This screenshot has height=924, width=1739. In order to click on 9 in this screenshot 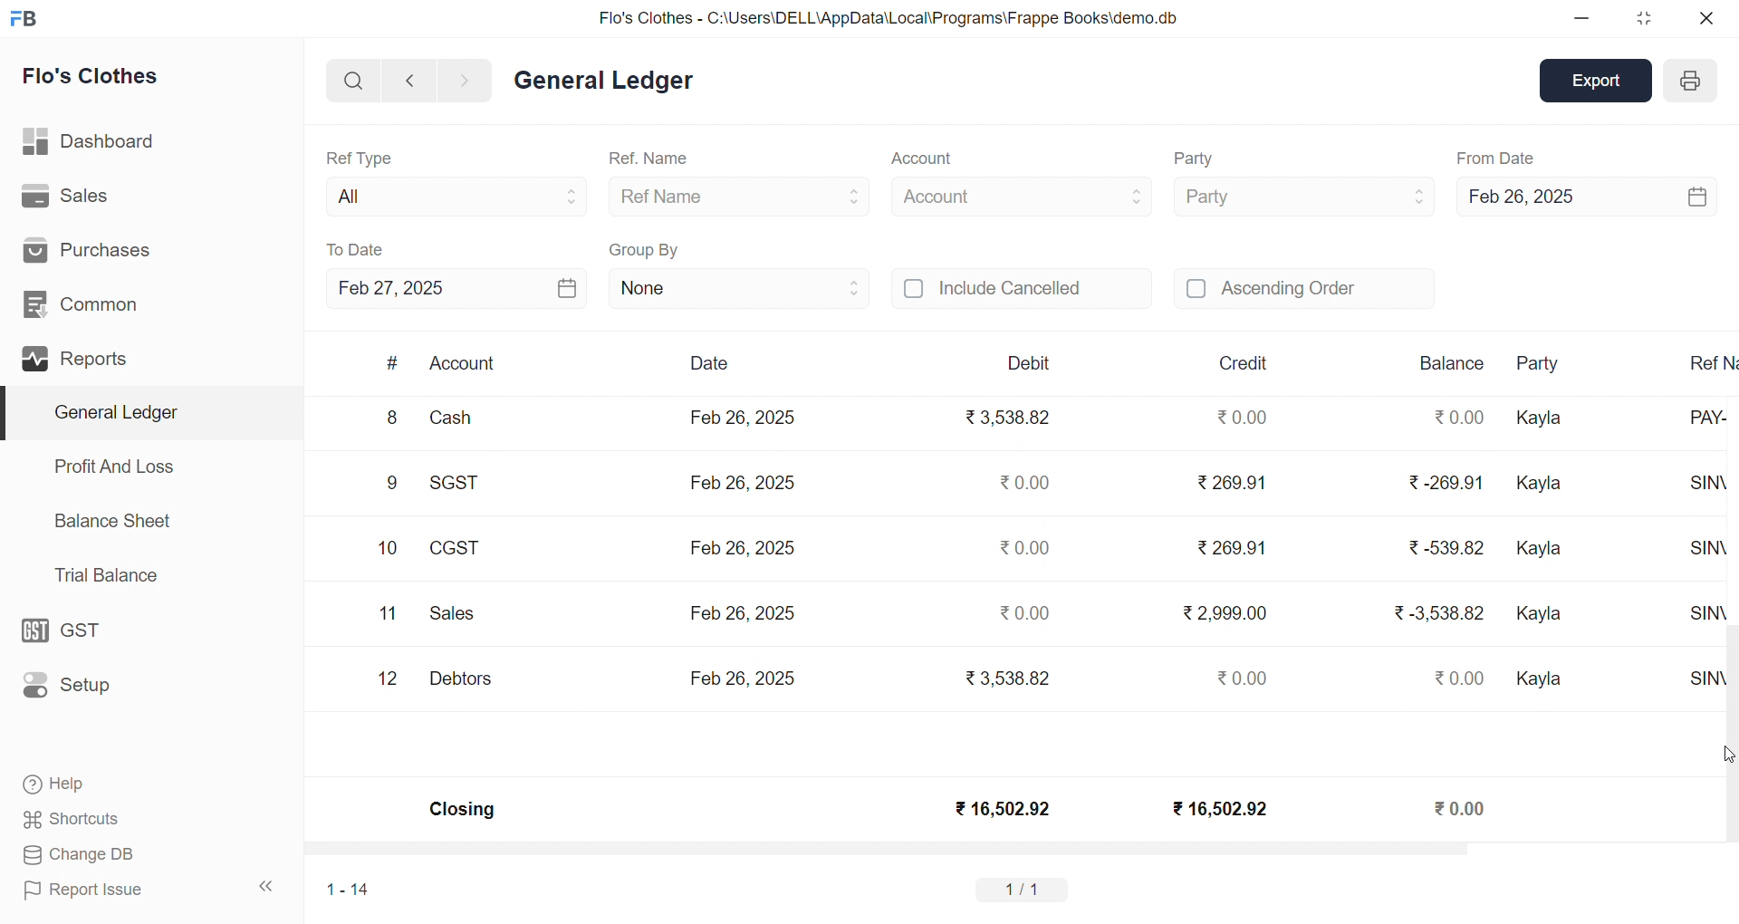, I will do `click(392, 486)`.